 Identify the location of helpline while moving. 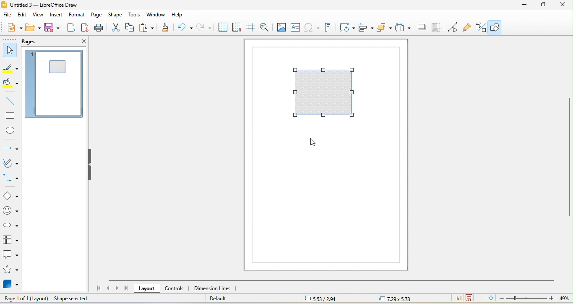
(251, 28).